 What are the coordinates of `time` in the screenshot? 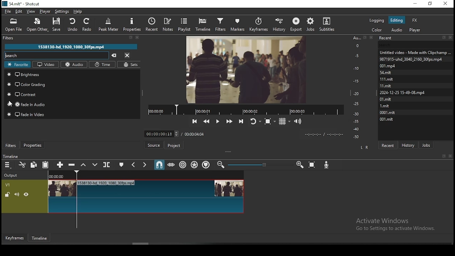 It's located at (101, 65).